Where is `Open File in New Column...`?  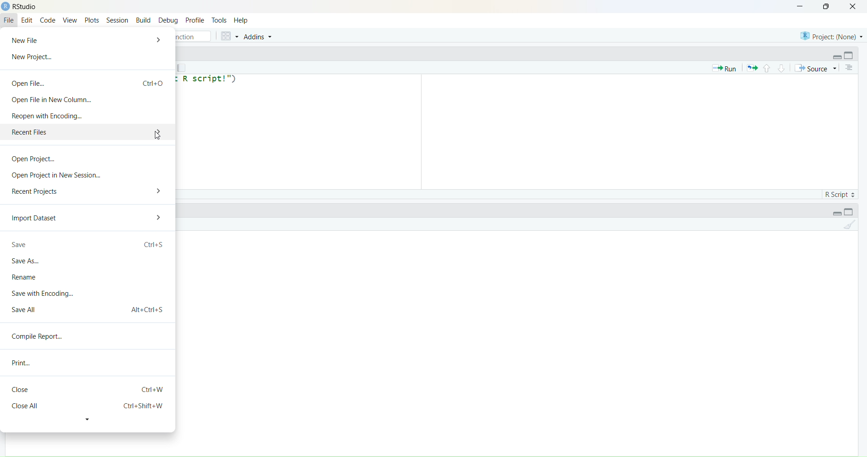 Open File in New Column... is located at coordinates (50, 99).